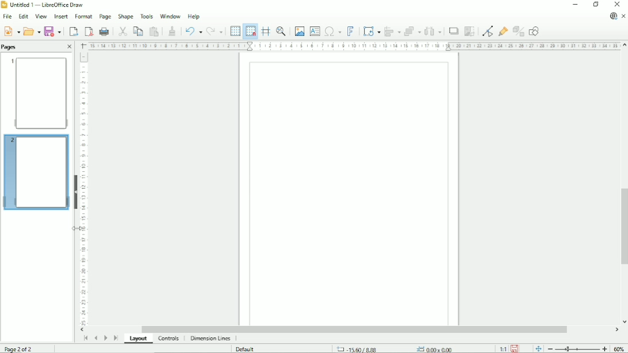 Image resolution: width=628 pixels, height=353 pixels. I want to click on Export directly as PDF, so click(89, 32).